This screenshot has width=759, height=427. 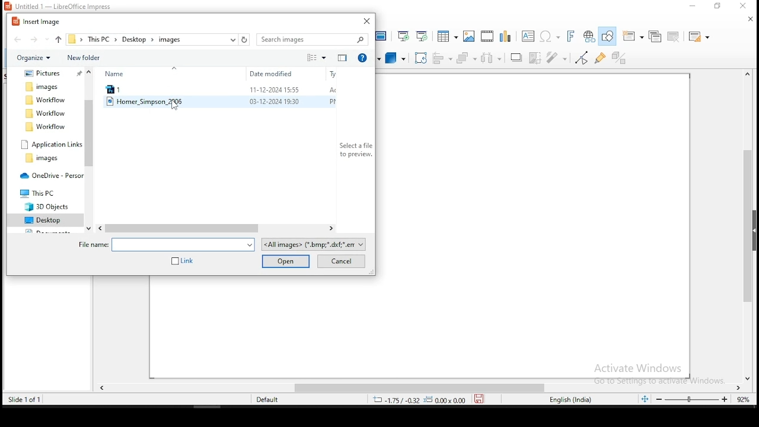 What do you see at coordinates (118, 74) in the screenshot?
I see `name` at bounding box center [118, 74].